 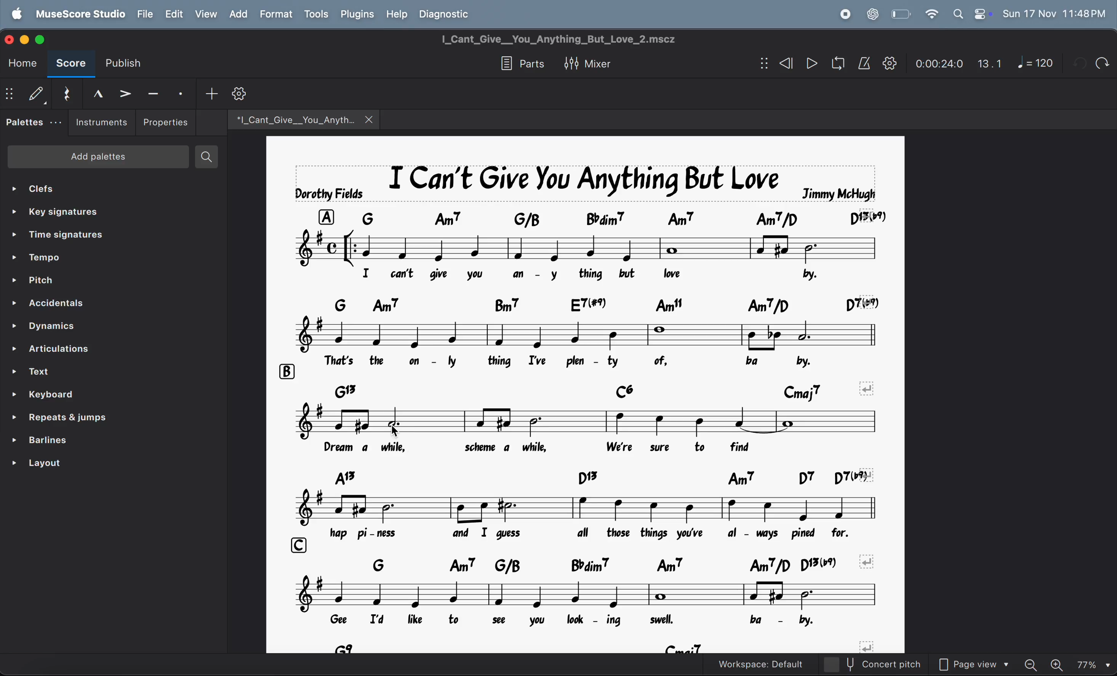 I want to click on add palettes, so click(x=97, y=157).